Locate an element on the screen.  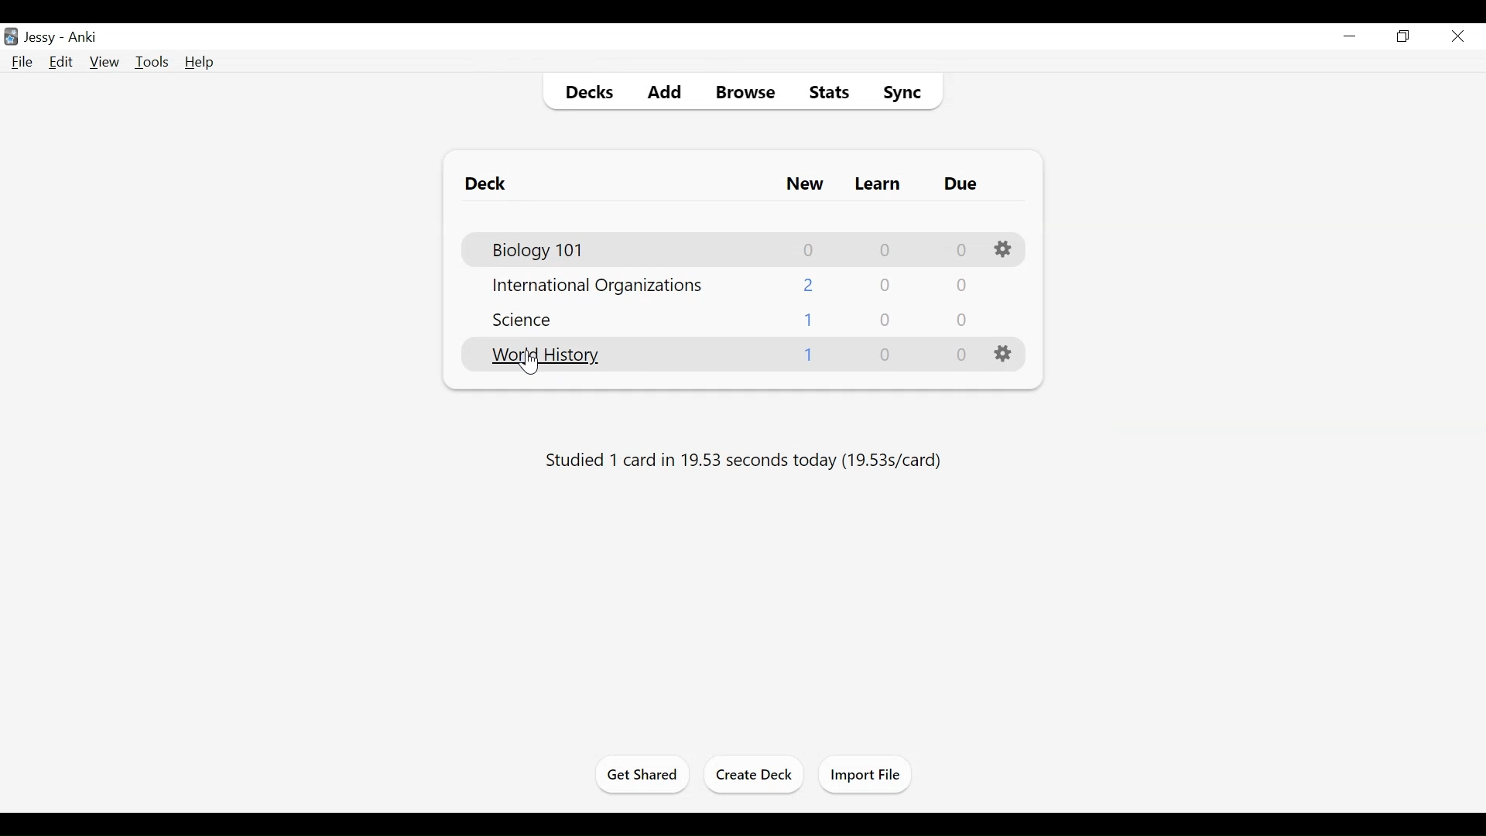
Anki Desktop Icon is located at coordinates (11, 36).